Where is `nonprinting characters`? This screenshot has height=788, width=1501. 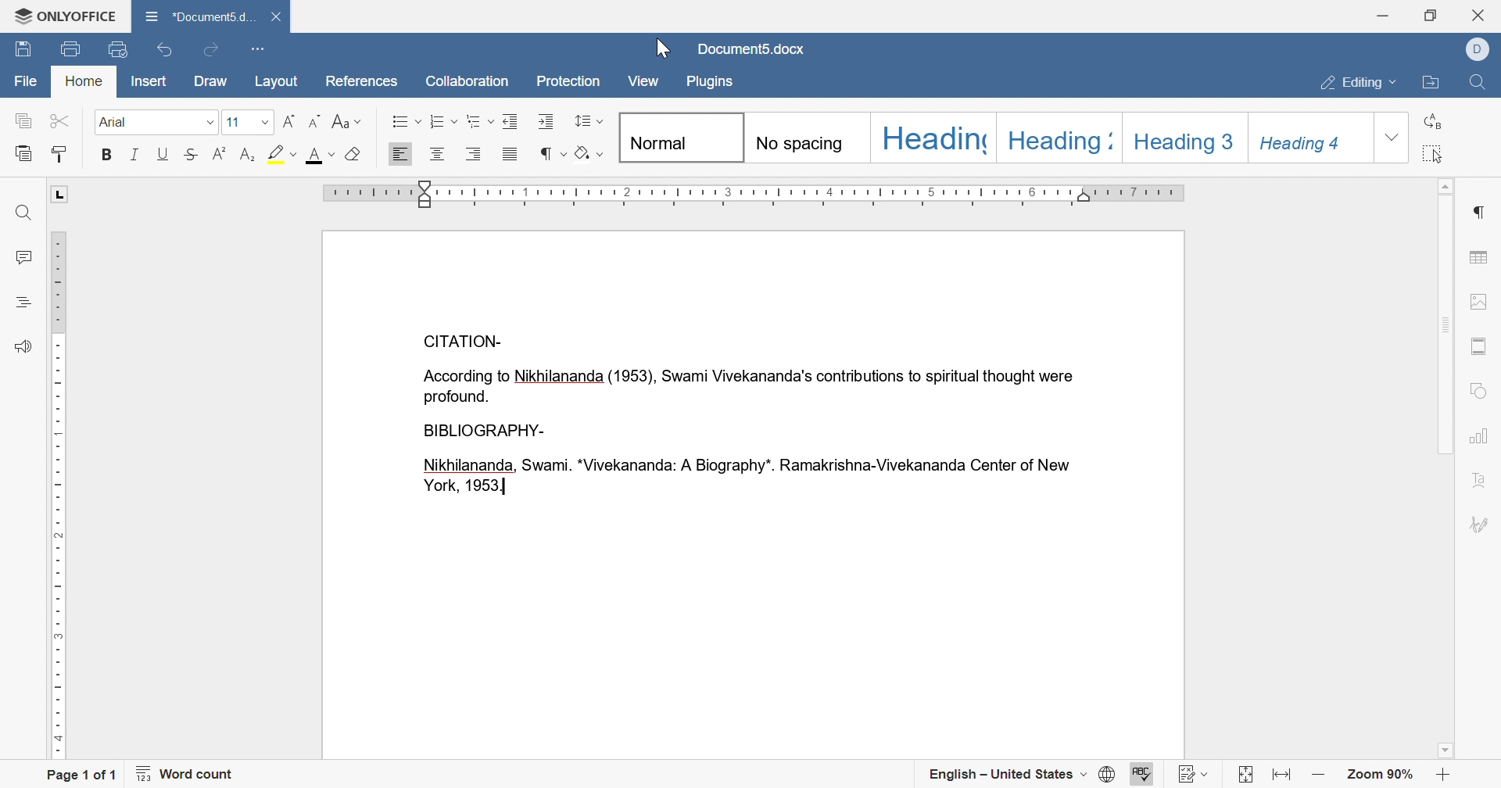
nonprinting characters is located at coordinates (553, 155).